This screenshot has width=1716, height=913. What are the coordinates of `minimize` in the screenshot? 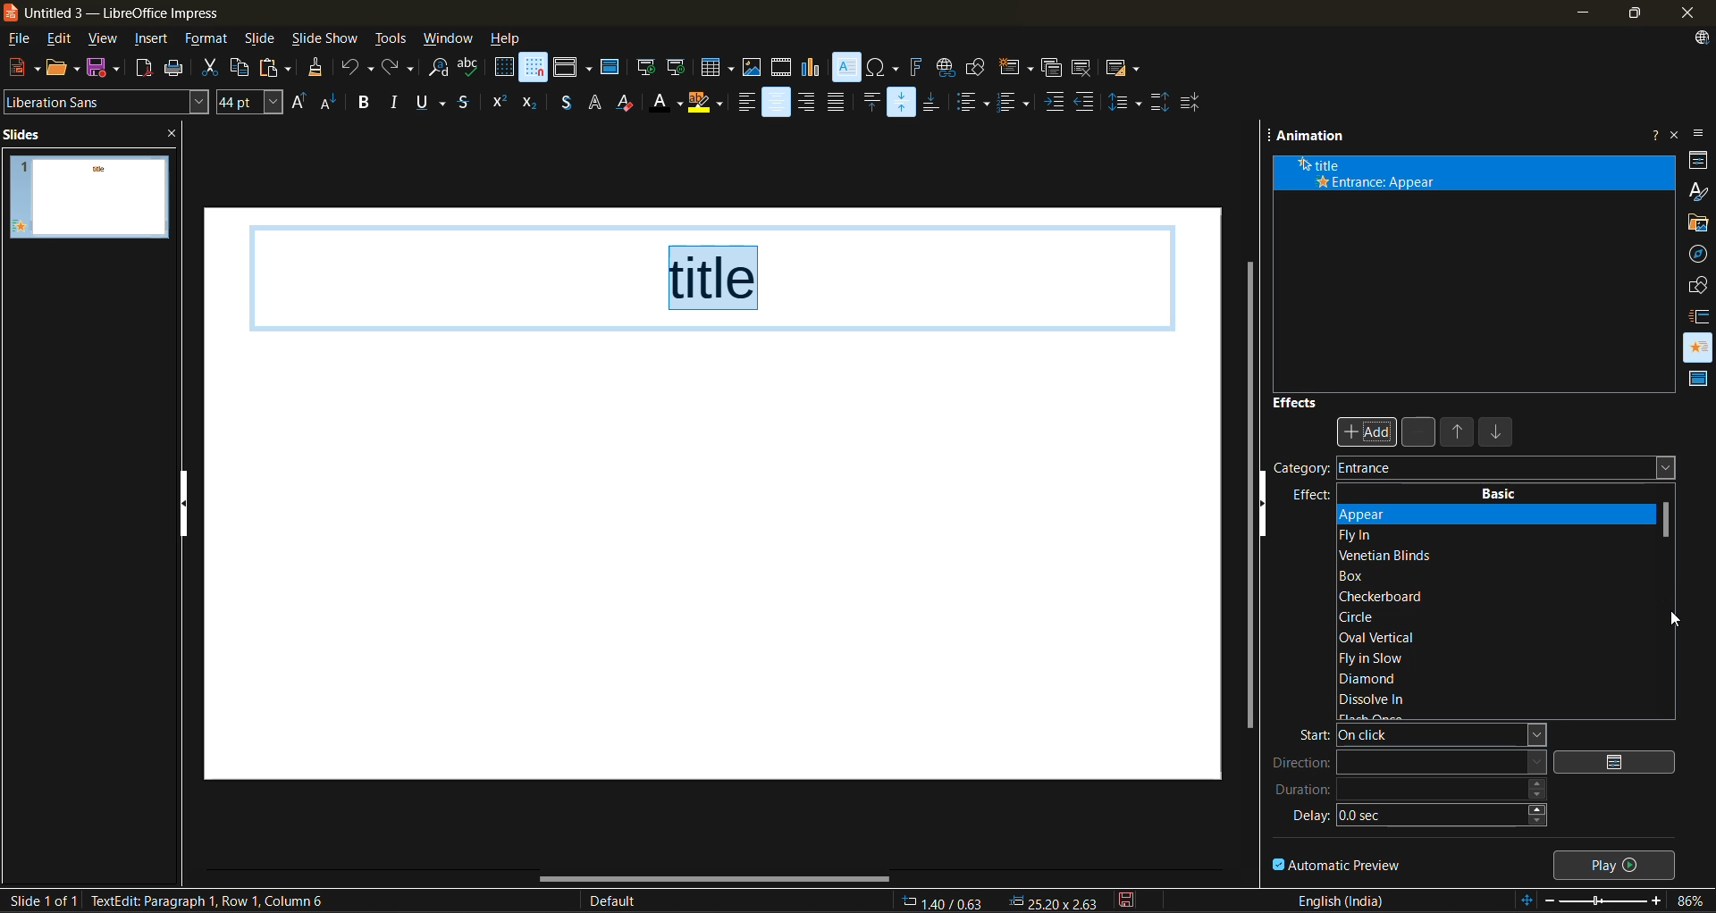 It's located at (1580, 13).